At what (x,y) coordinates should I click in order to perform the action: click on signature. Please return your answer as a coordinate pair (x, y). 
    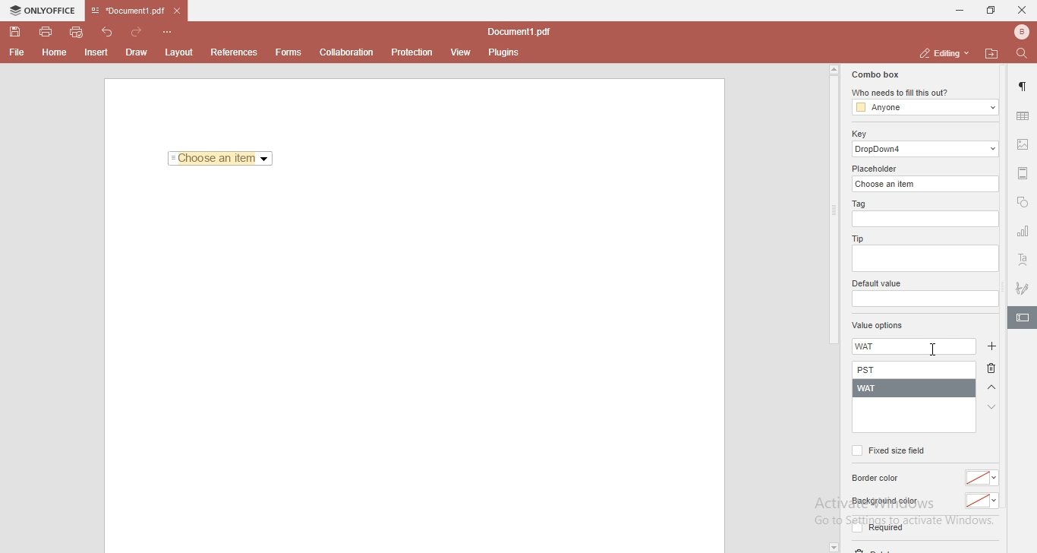
    Looking at the image, I should click on (1023, 286).